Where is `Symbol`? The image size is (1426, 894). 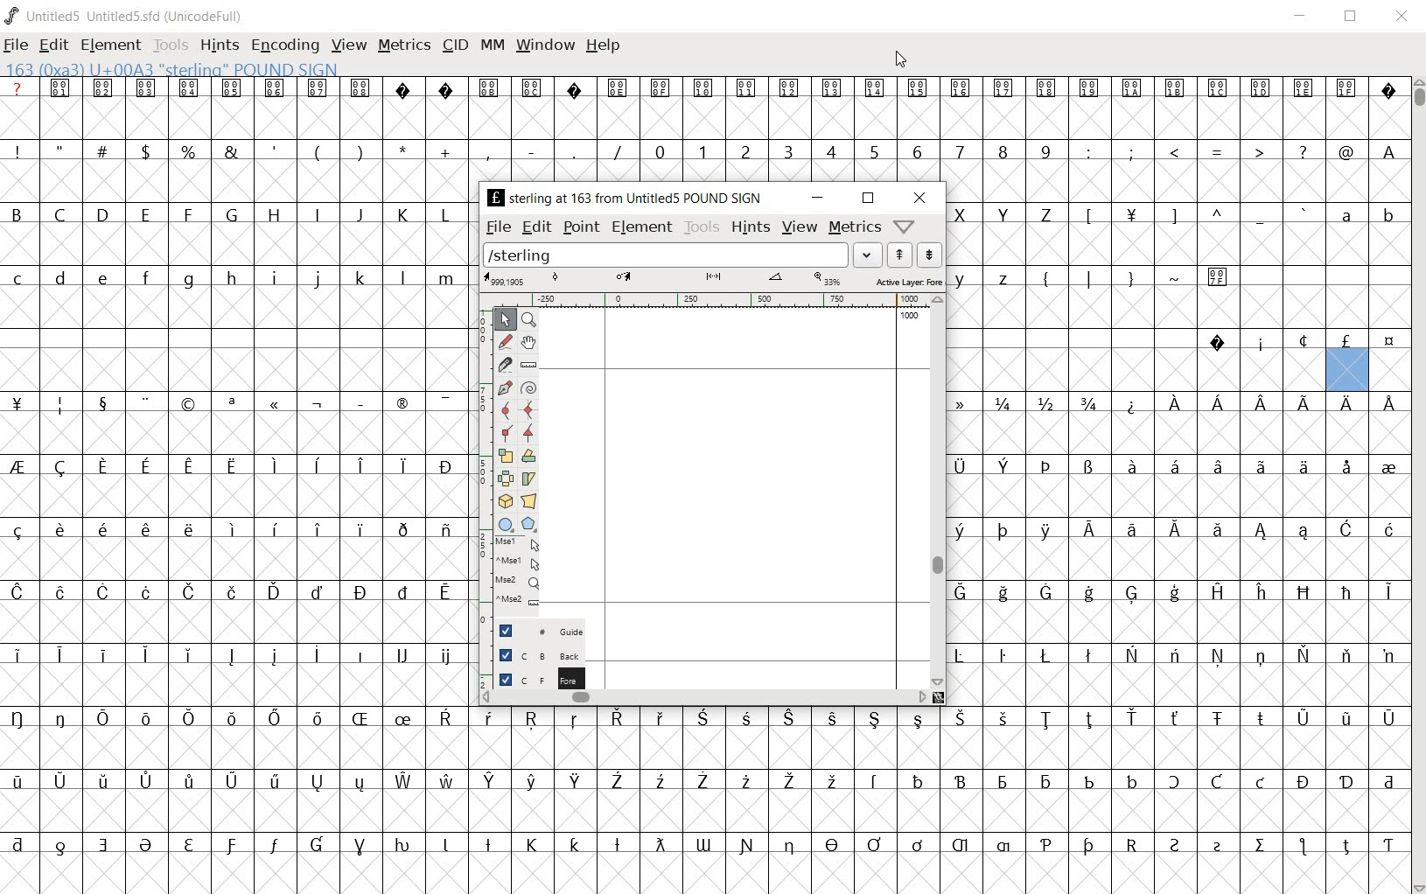 Symbol is located at coordinates (703, 782).